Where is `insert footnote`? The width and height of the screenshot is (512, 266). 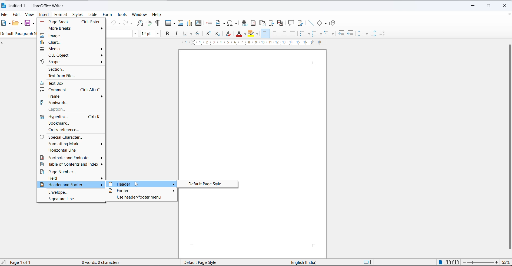
insert footnote is located at coordinates (253, 23).